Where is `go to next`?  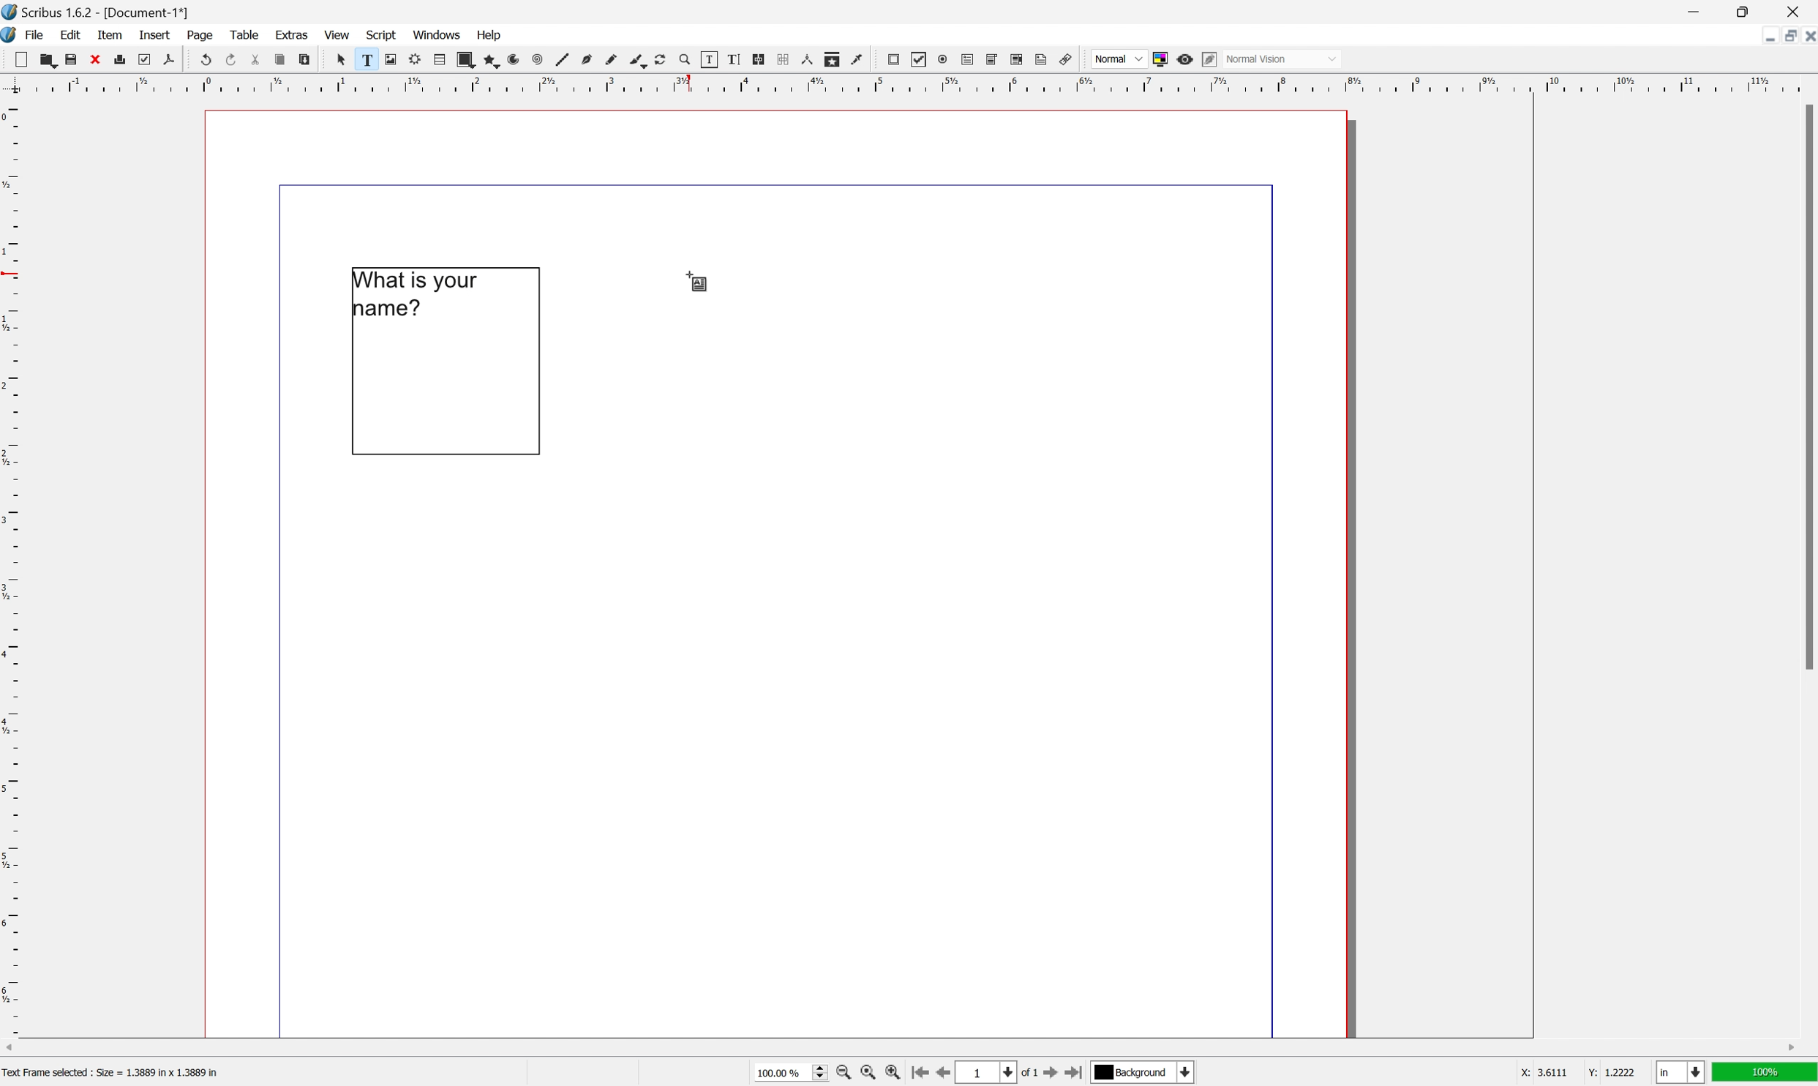 go to next is located at coordinates (1058, 1075).